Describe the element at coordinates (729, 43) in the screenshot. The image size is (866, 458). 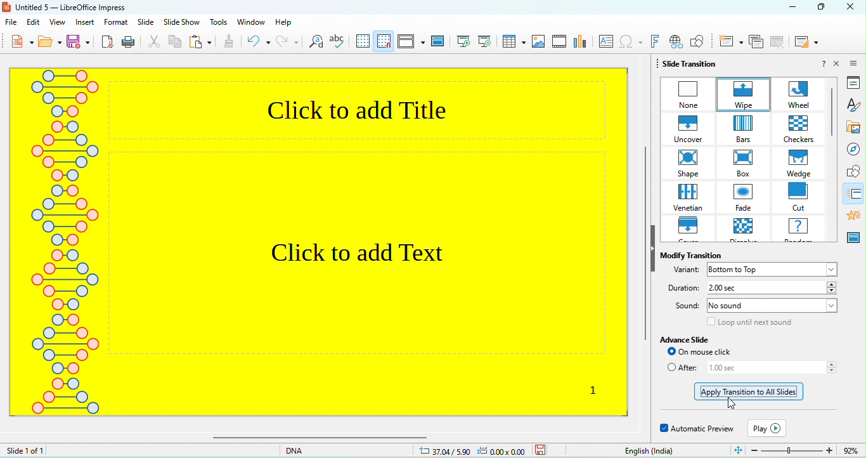
I see `new slide` at that location.